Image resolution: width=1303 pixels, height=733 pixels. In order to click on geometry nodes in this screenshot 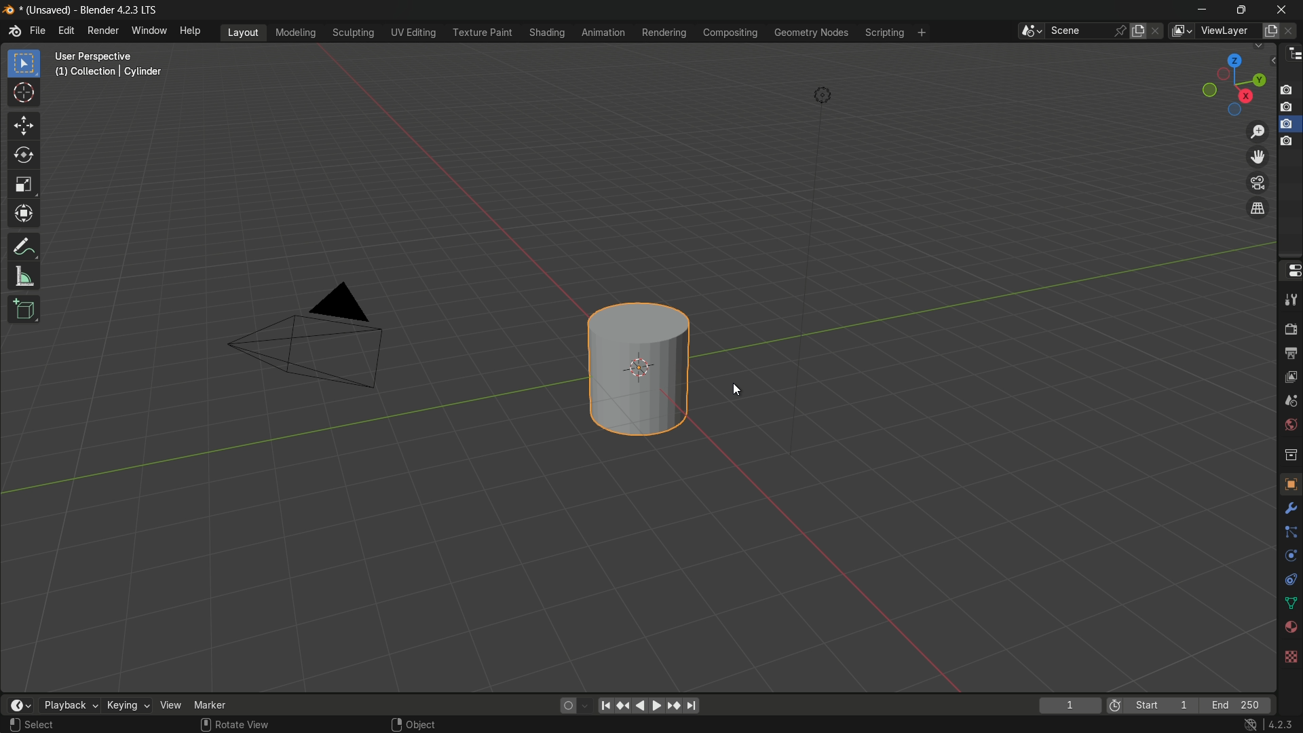, I will do `click(812, 33)`.